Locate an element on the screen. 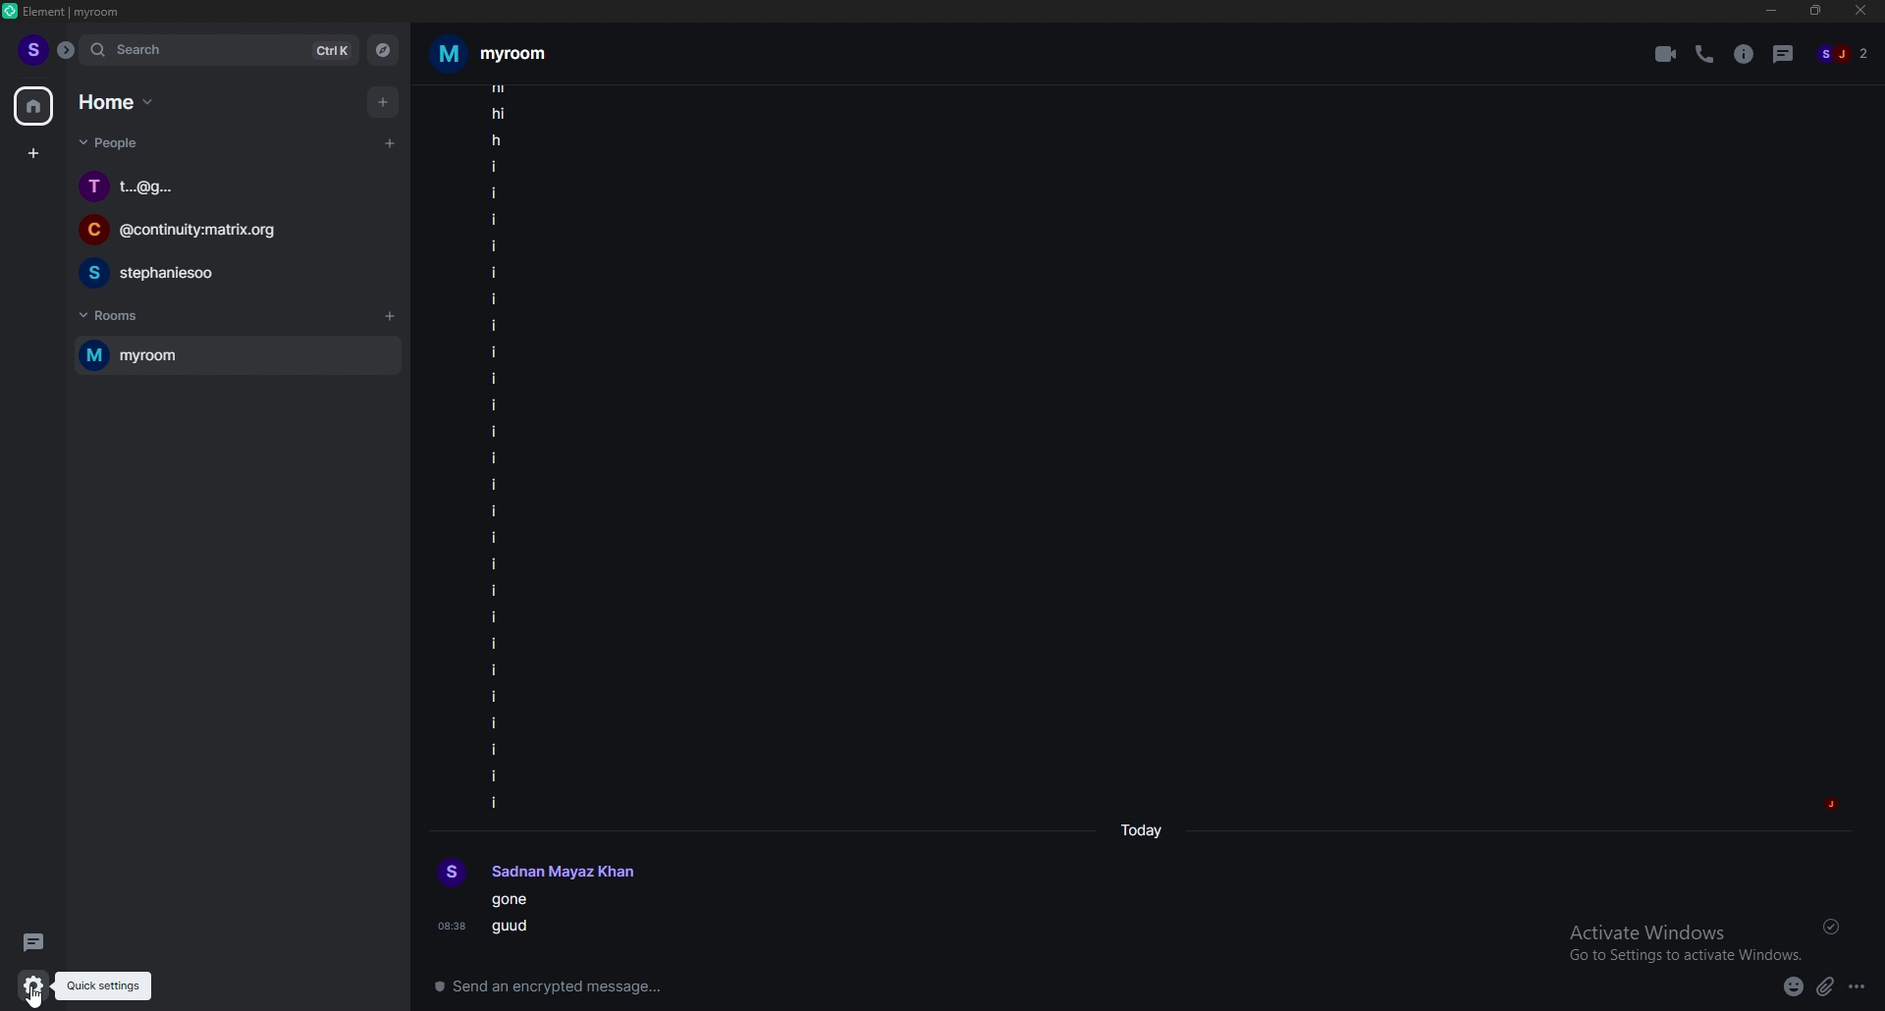  tooltip is located at coordinates (103, 986).